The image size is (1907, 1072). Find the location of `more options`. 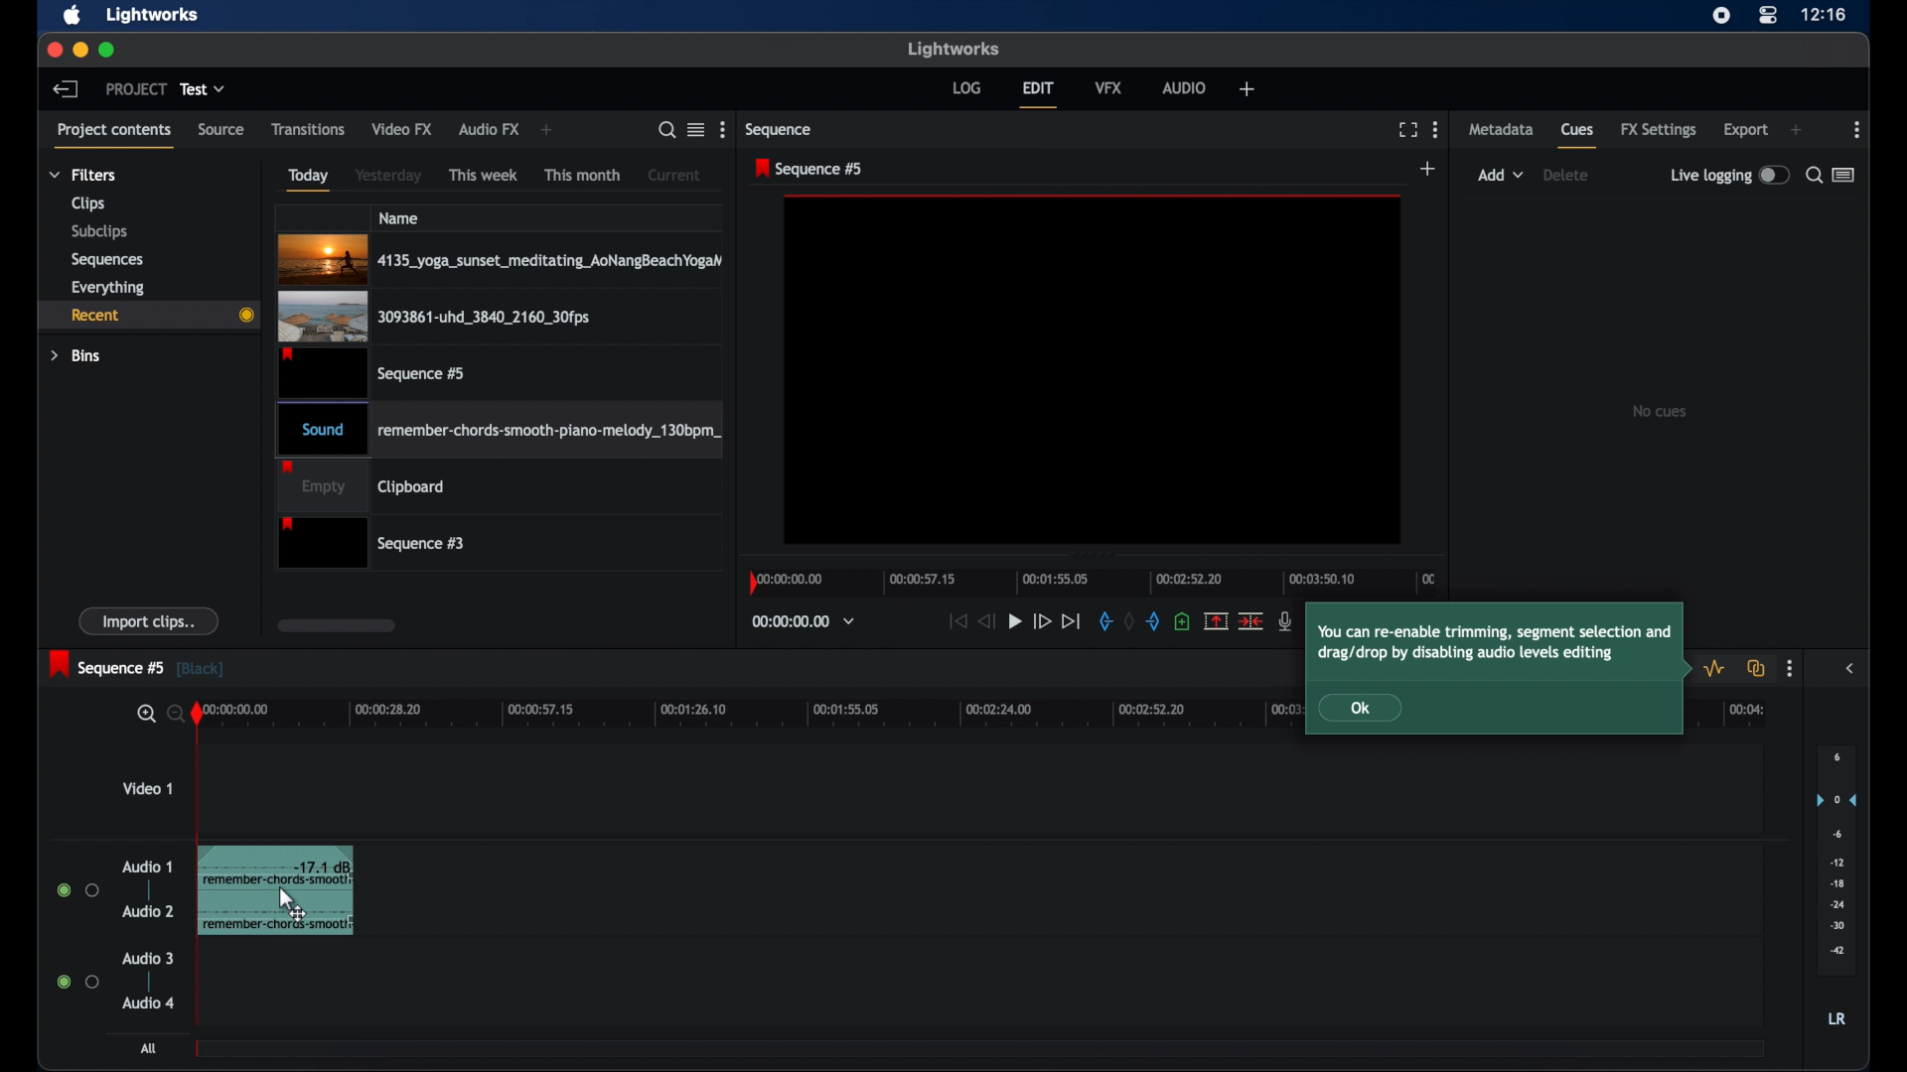

more options is located at coordinates (1435, 129).